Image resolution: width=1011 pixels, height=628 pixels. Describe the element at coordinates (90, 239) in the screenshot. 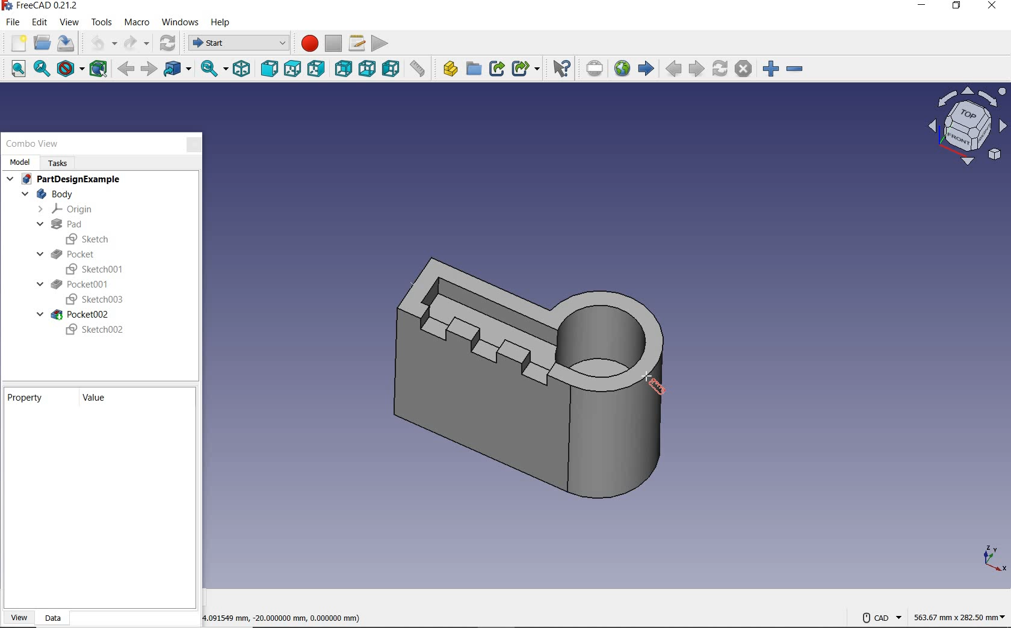

I see `SKETCH` at that location.